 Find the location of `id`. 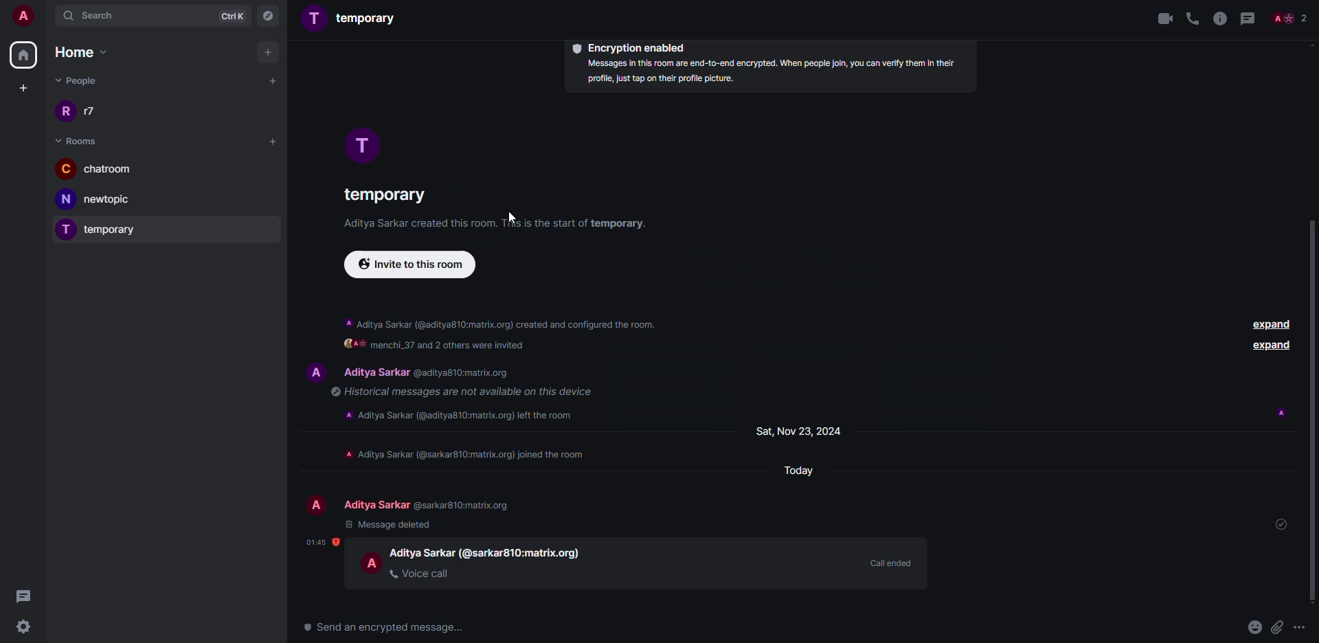

id is located at coordinates (519, 553).